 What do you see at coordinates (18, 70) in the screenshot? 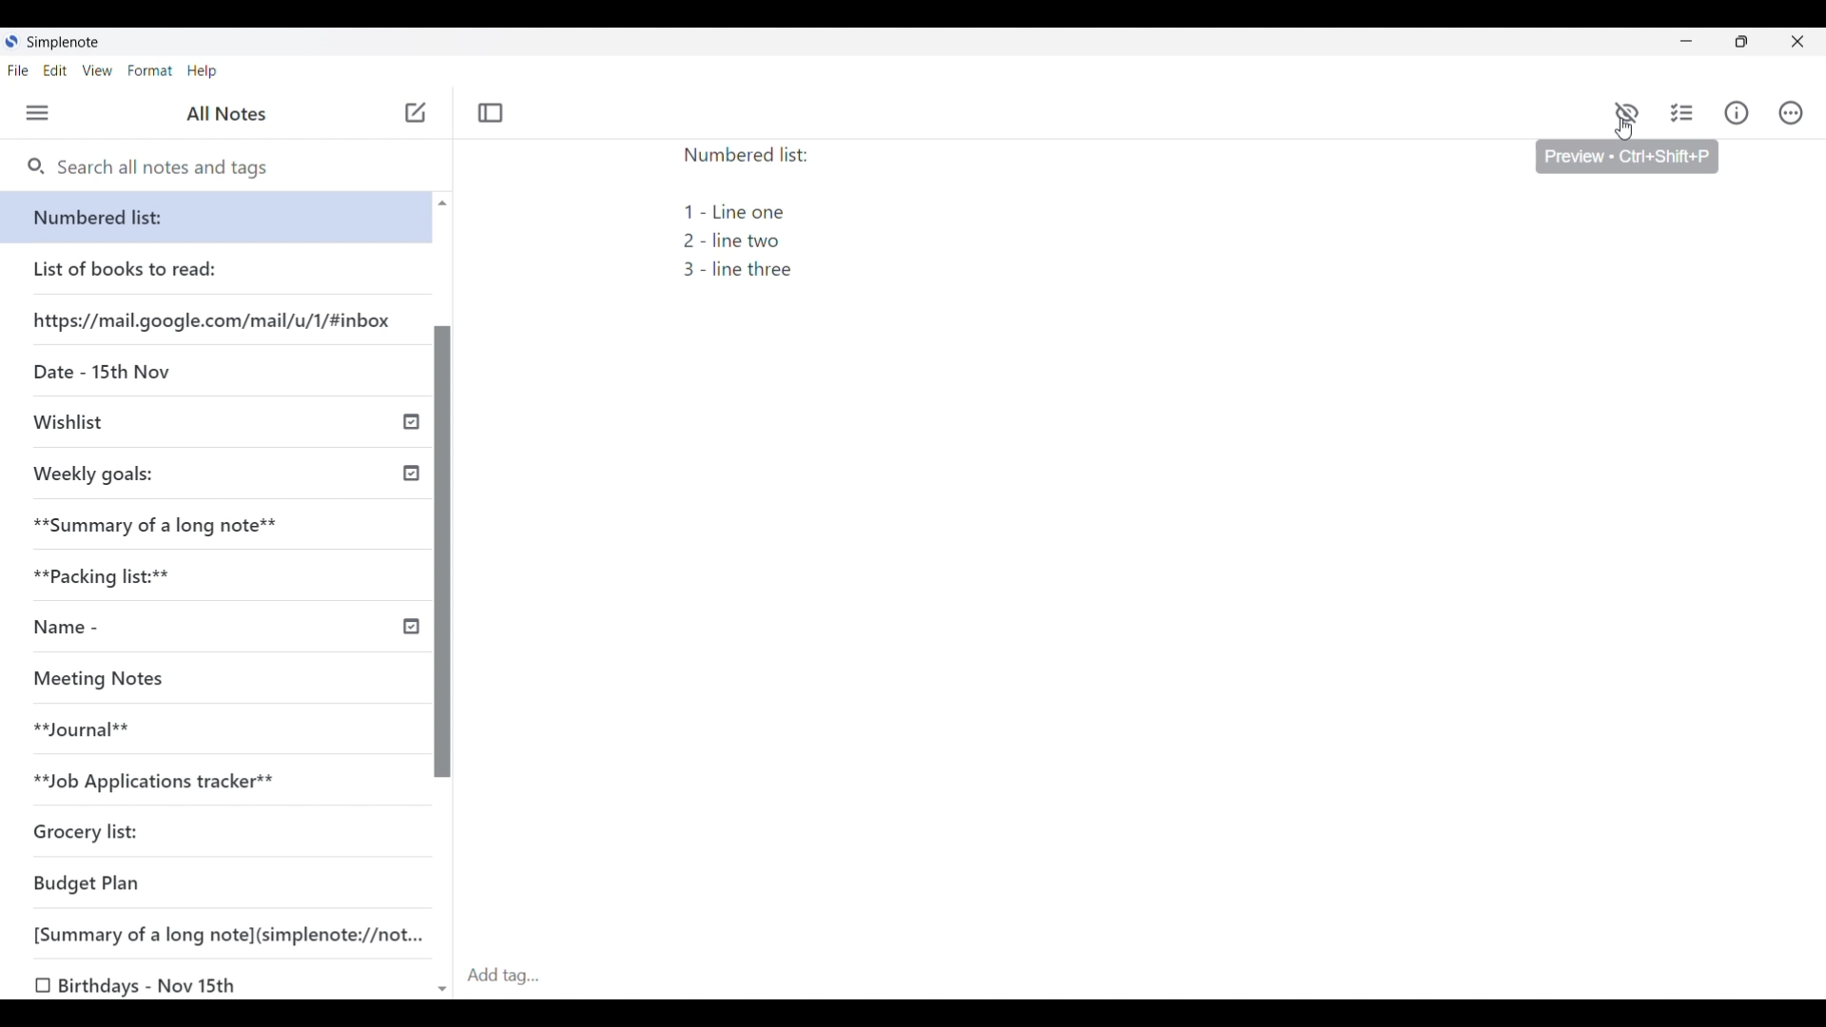
I see `File menu` at bounding box center [18, 70].